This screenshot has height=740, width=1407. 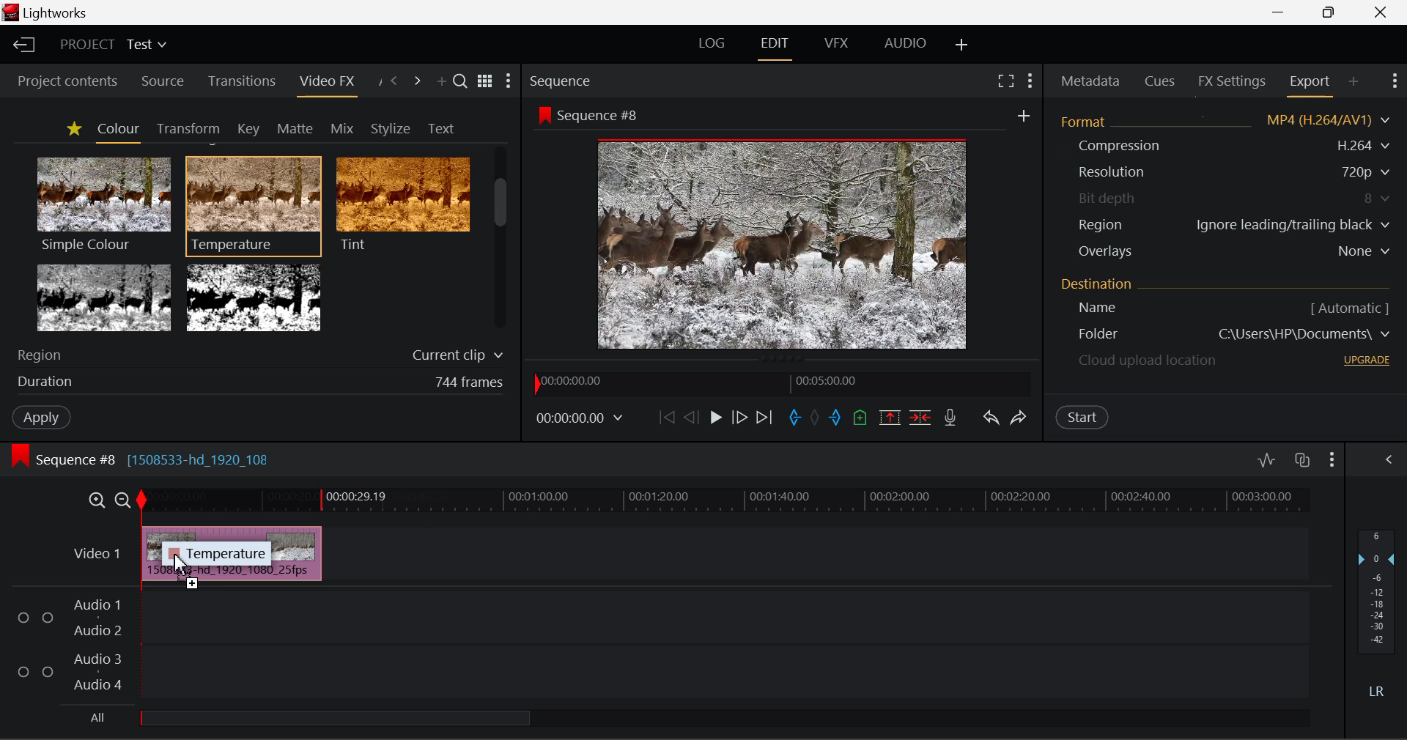 What do you see at coordinates (1266, 458) in the screenshot?
I see `Toggle audio levels editing` at bounding box center [1266, 458].